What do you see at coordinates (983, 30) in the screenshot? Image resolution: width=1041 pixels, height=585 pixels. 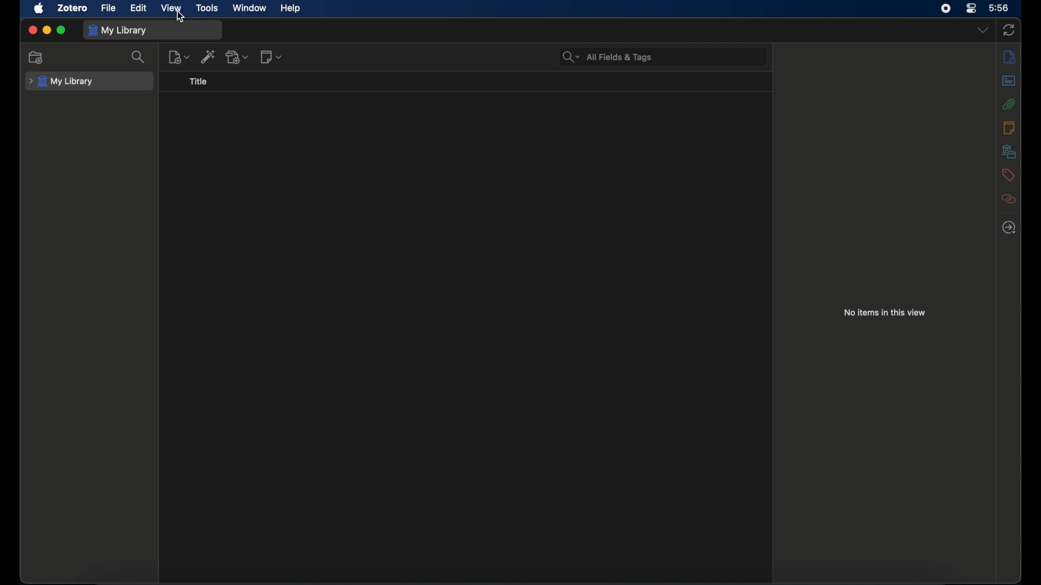 I see `dropdown` at bounding box center [983, 30].